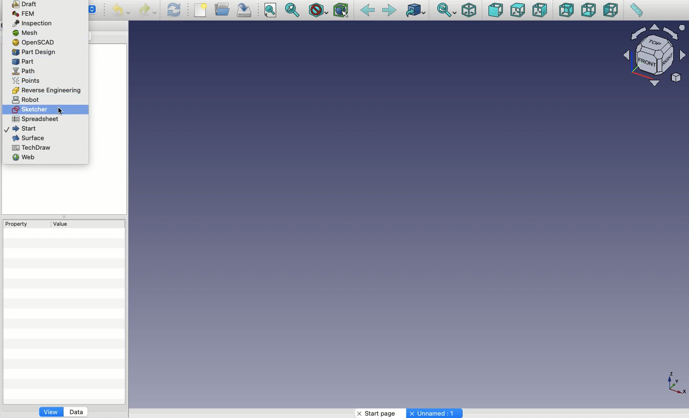 The width and height of the screenshot is (689, 418). I want to click on Bottom, so click(589, 11).